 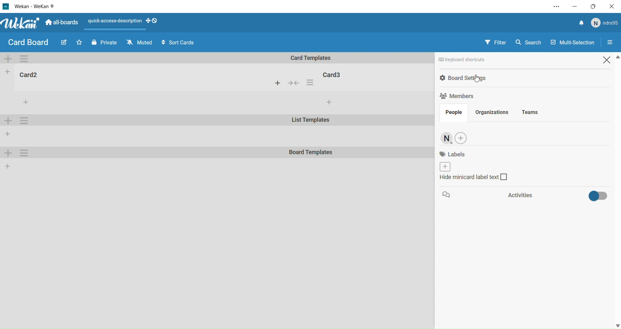 What do you see at coordinates (26, 102) in the screenshot?
I see `` at bounding box center [26, 102].